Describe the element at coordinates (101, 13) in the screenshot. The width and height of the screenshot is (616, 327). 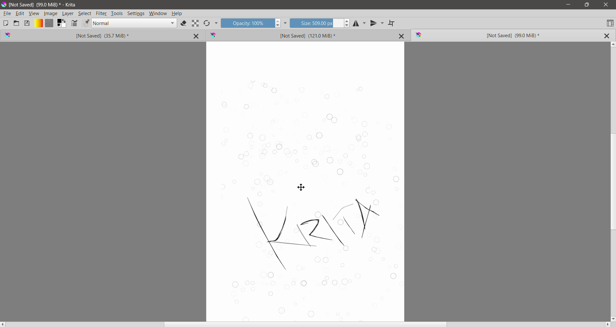
I see `Filter` at that location.